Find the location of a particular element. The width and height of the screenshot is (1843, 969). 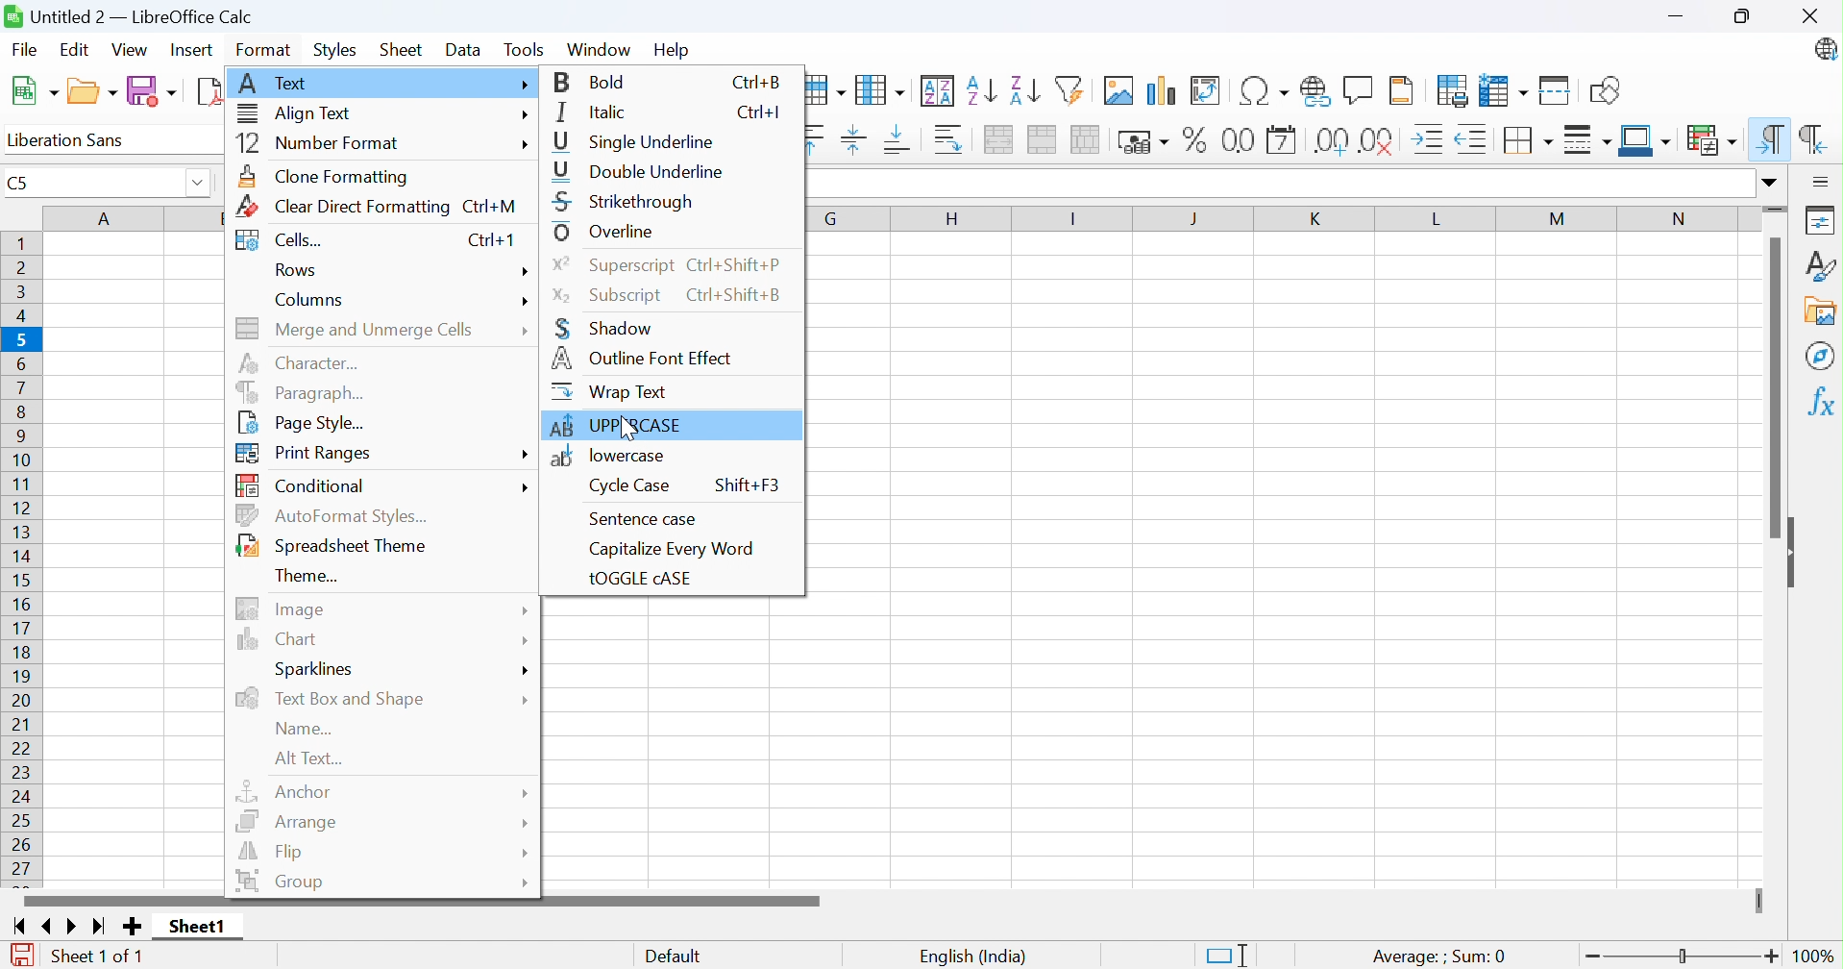

Sort is located at coordinates (939, 90).